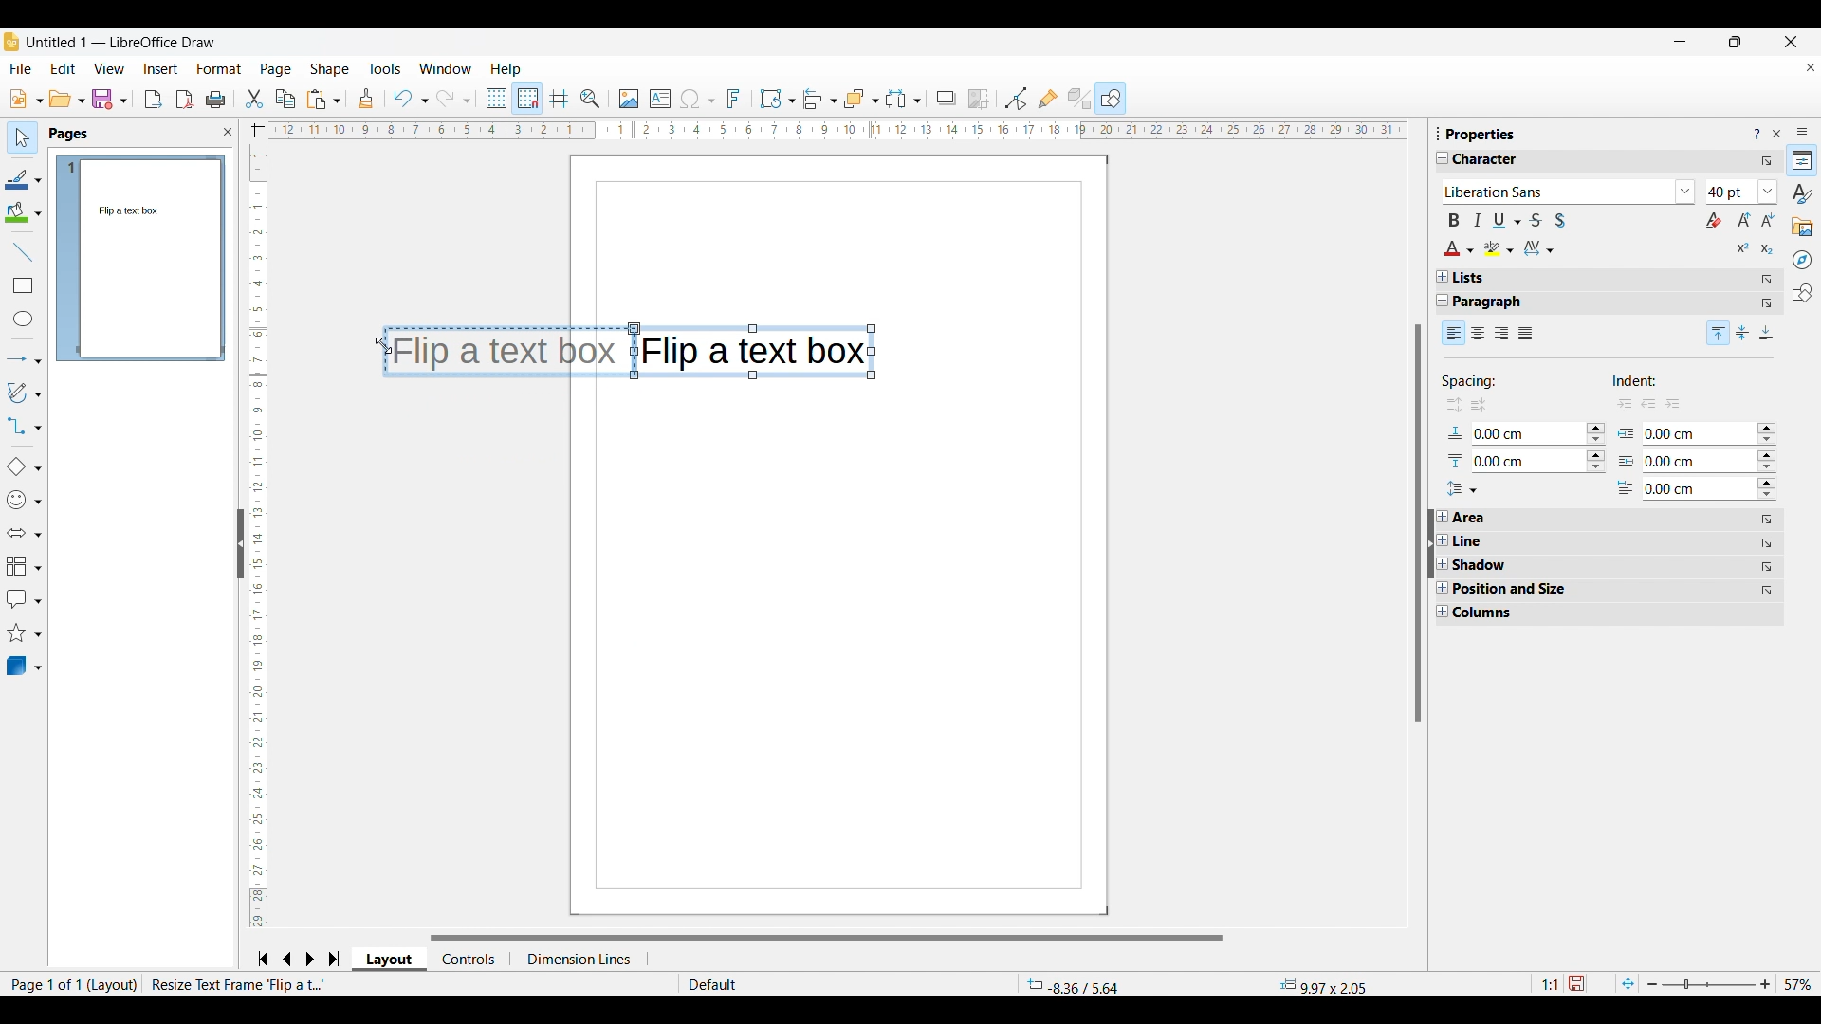 This screenshot has width=1821, height=1024. I want to click on Bold, so click(1454, 220).